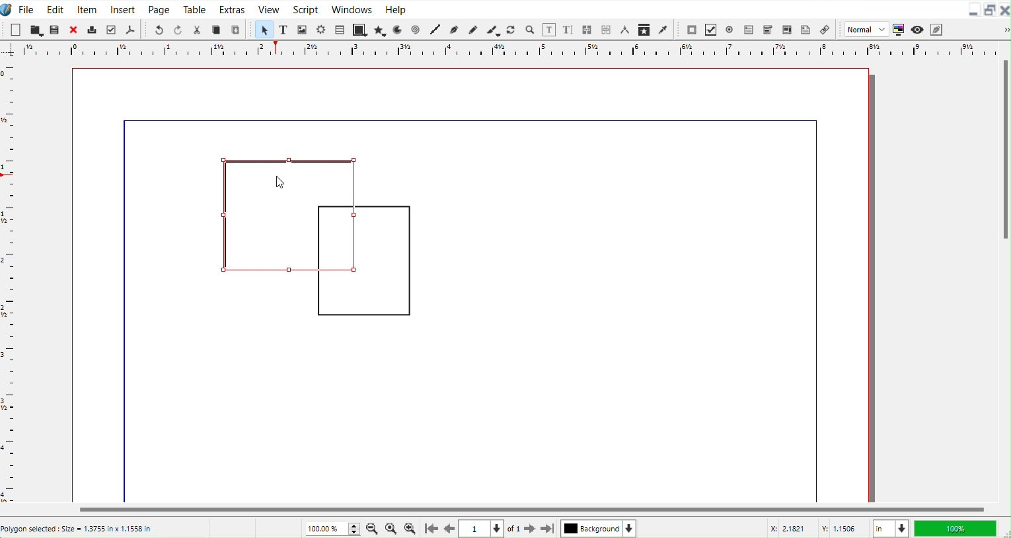 The height and width of the screenshot is (538, 1011). I want to click on Polygon, so click(381, 30).